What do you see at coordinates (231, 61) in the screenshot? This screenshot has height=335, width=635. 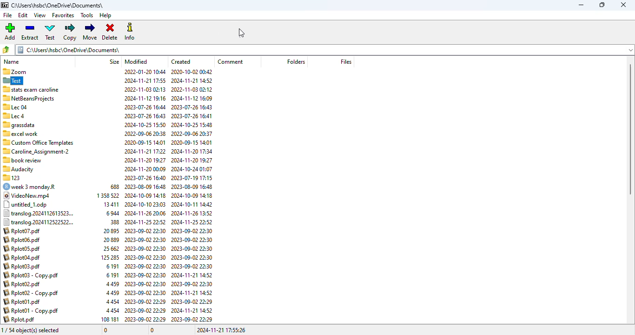 I see `comment` at bounding box center [231, 61].